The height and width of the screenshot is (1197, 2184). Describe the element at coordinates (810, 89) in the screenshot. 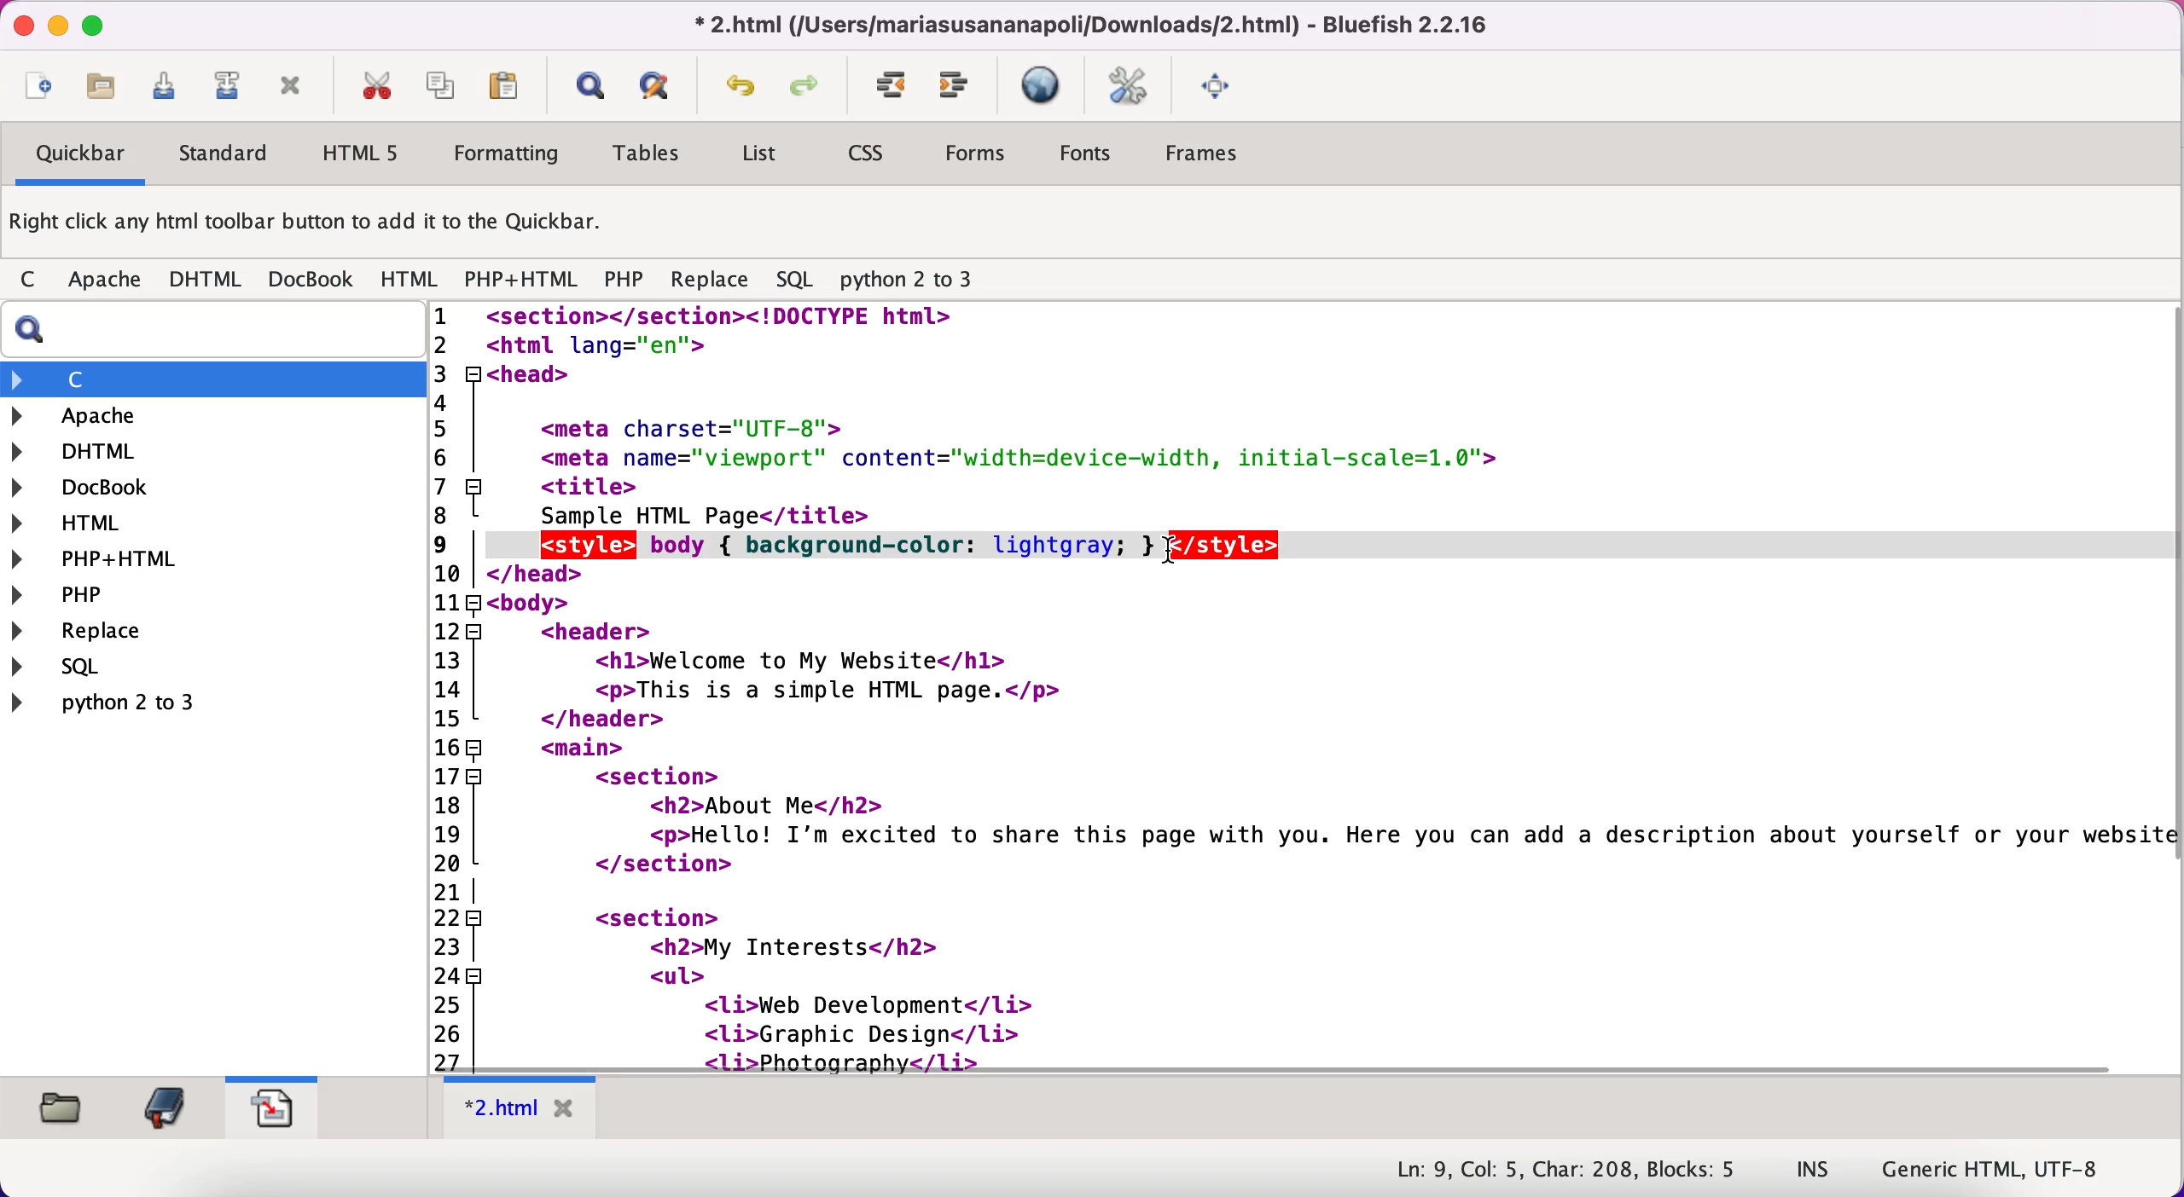

I see `redo` at that location.